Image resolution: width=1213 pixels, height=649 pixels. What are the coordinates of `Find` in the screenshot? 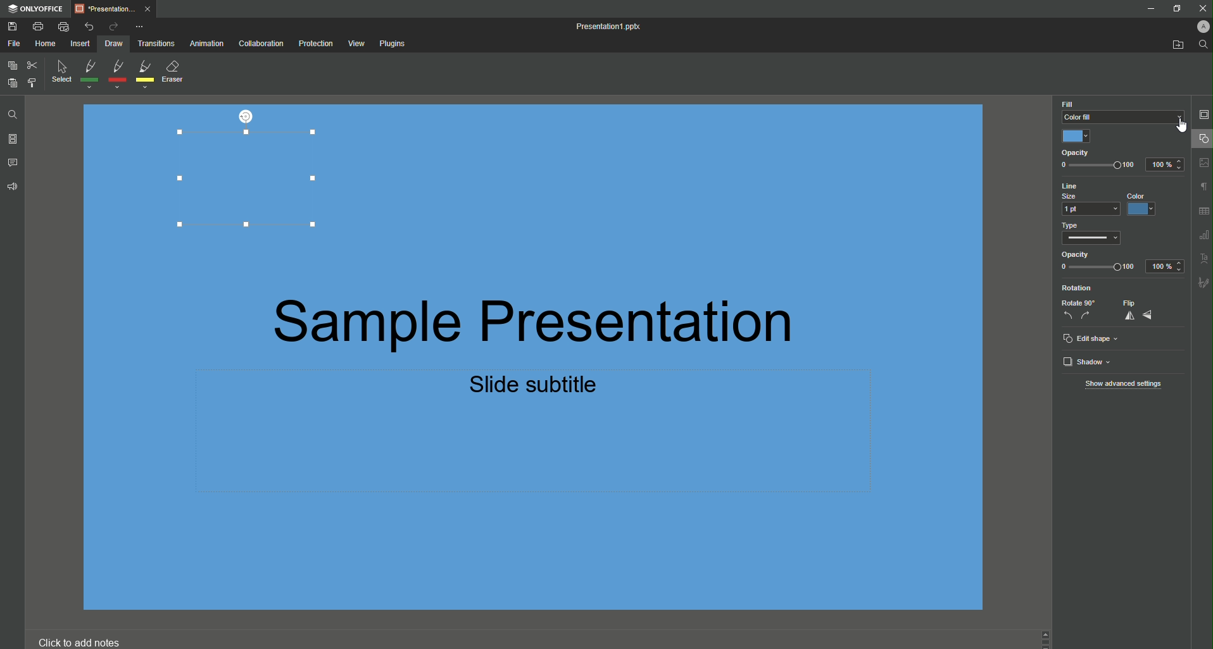 It's located at (1203, 45).